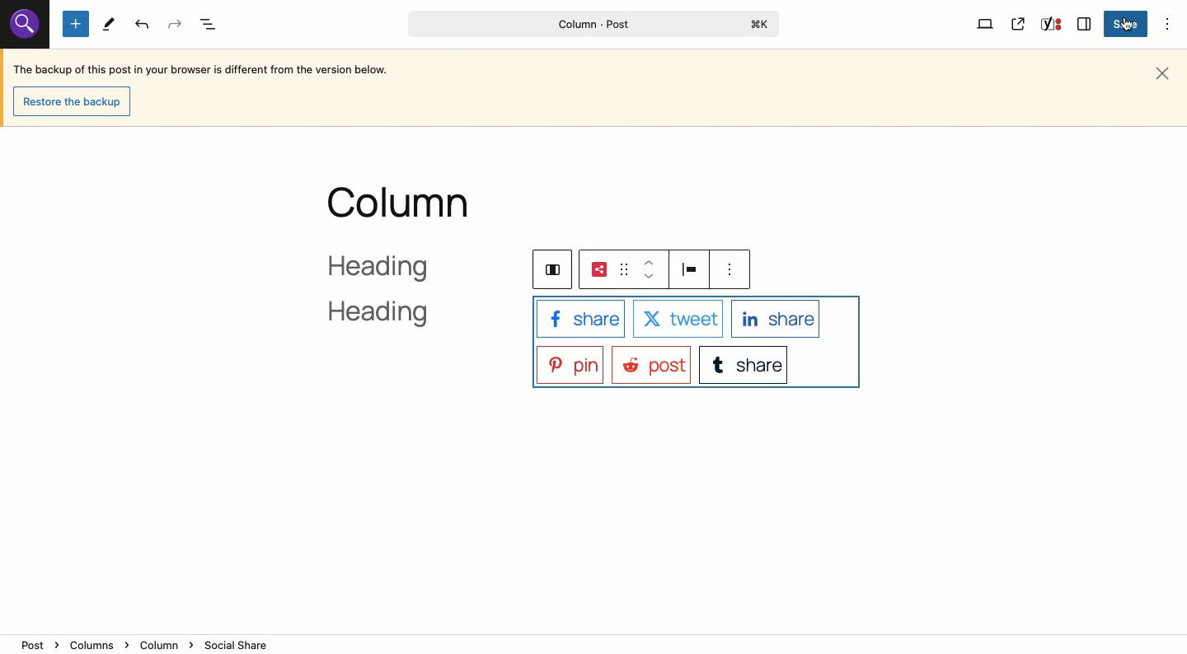 The image size is (1187, 654). I want to click on Options, so click(1169, 23).